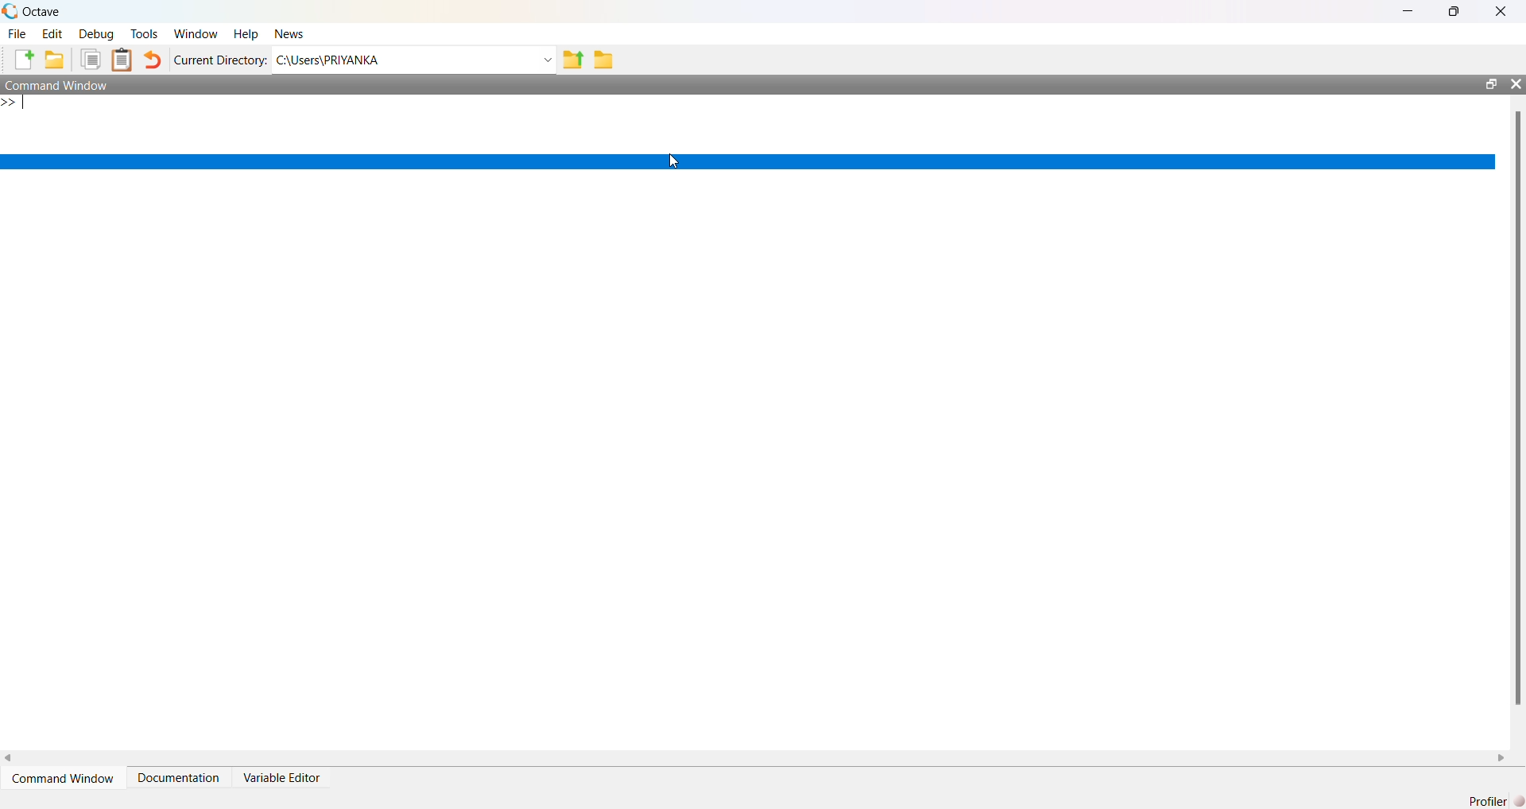 This screenshot has height=809, width=1526. Describe the element at coordinates (1502, 12) in the screenshot. I see `close` at that location.